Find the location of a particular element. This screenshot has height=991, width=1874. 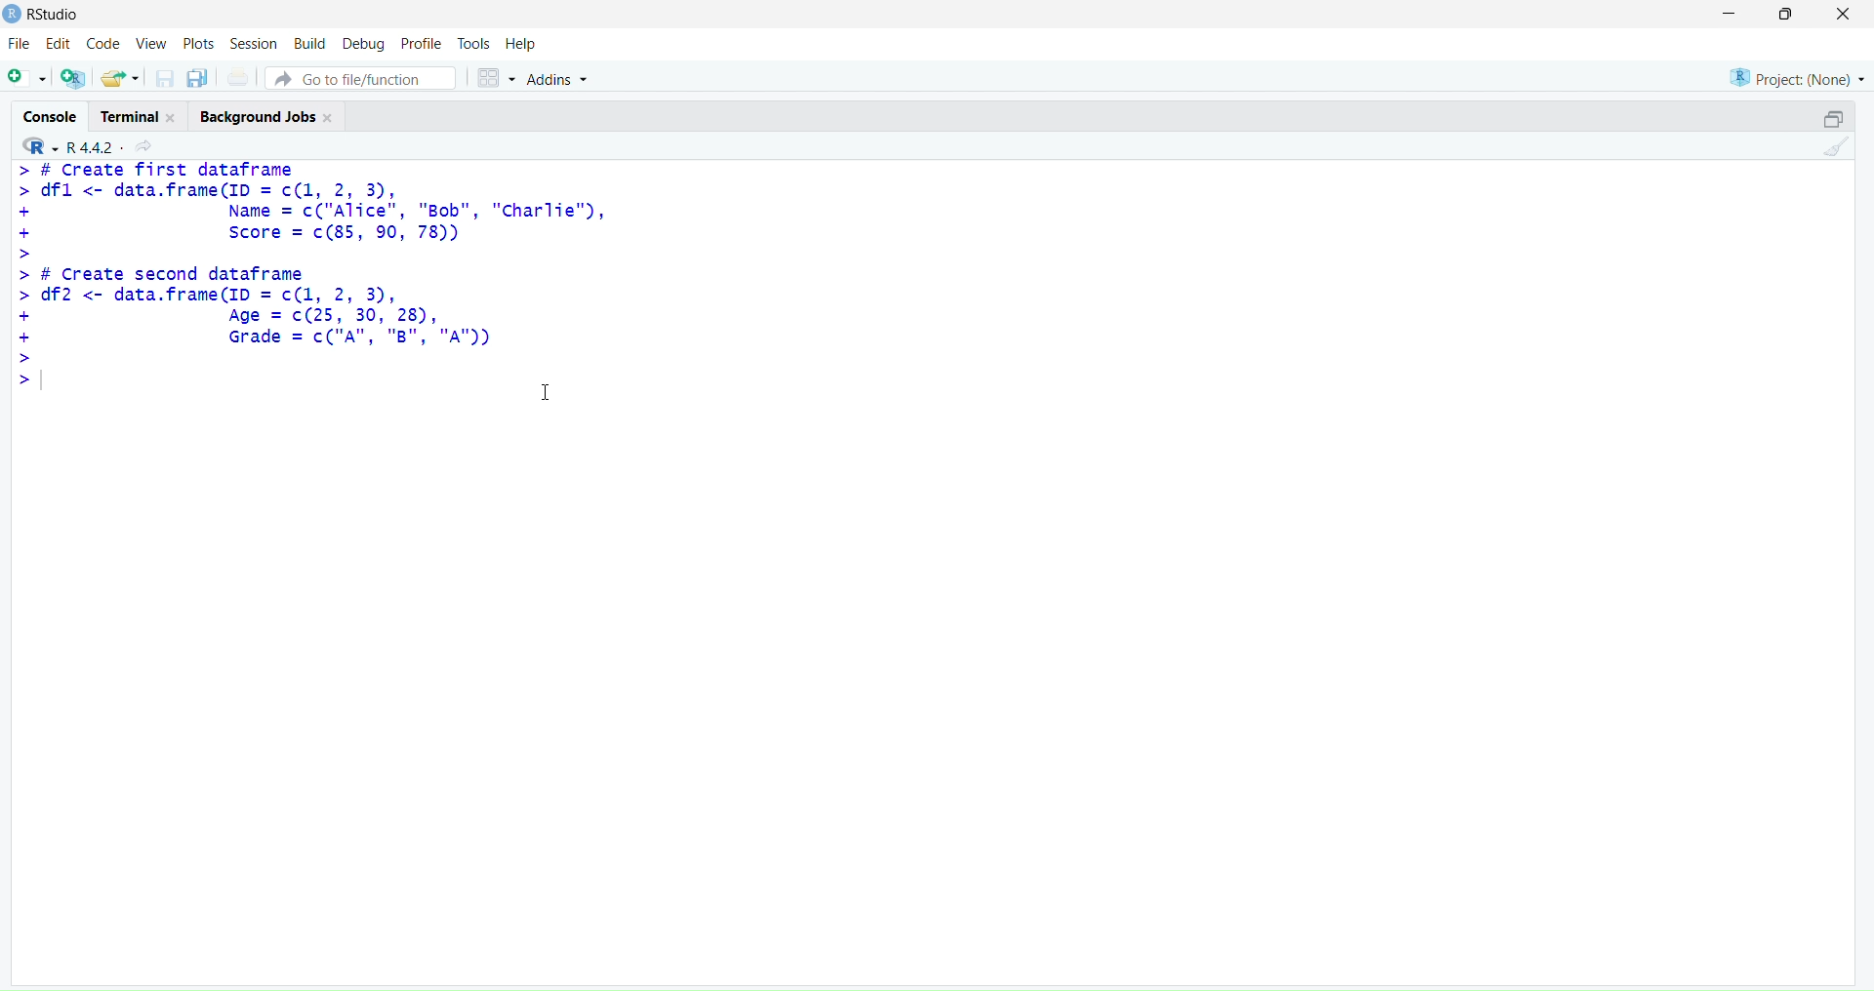

Tools is located at coordinates (472, 44).